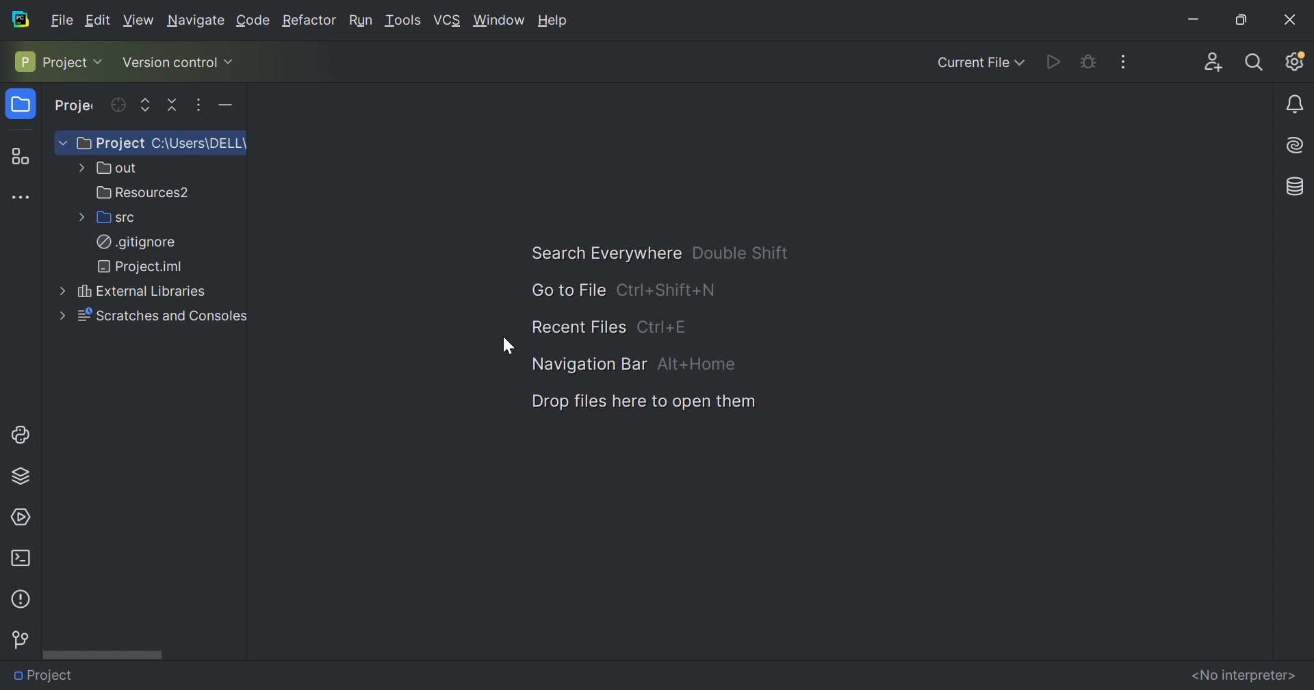 Image resolution: width=1314 pixels, height=690 pixels. What do you see at coordinates (251, 20) in the screenshot?
I see `Code` at bounding box center [251, 20].